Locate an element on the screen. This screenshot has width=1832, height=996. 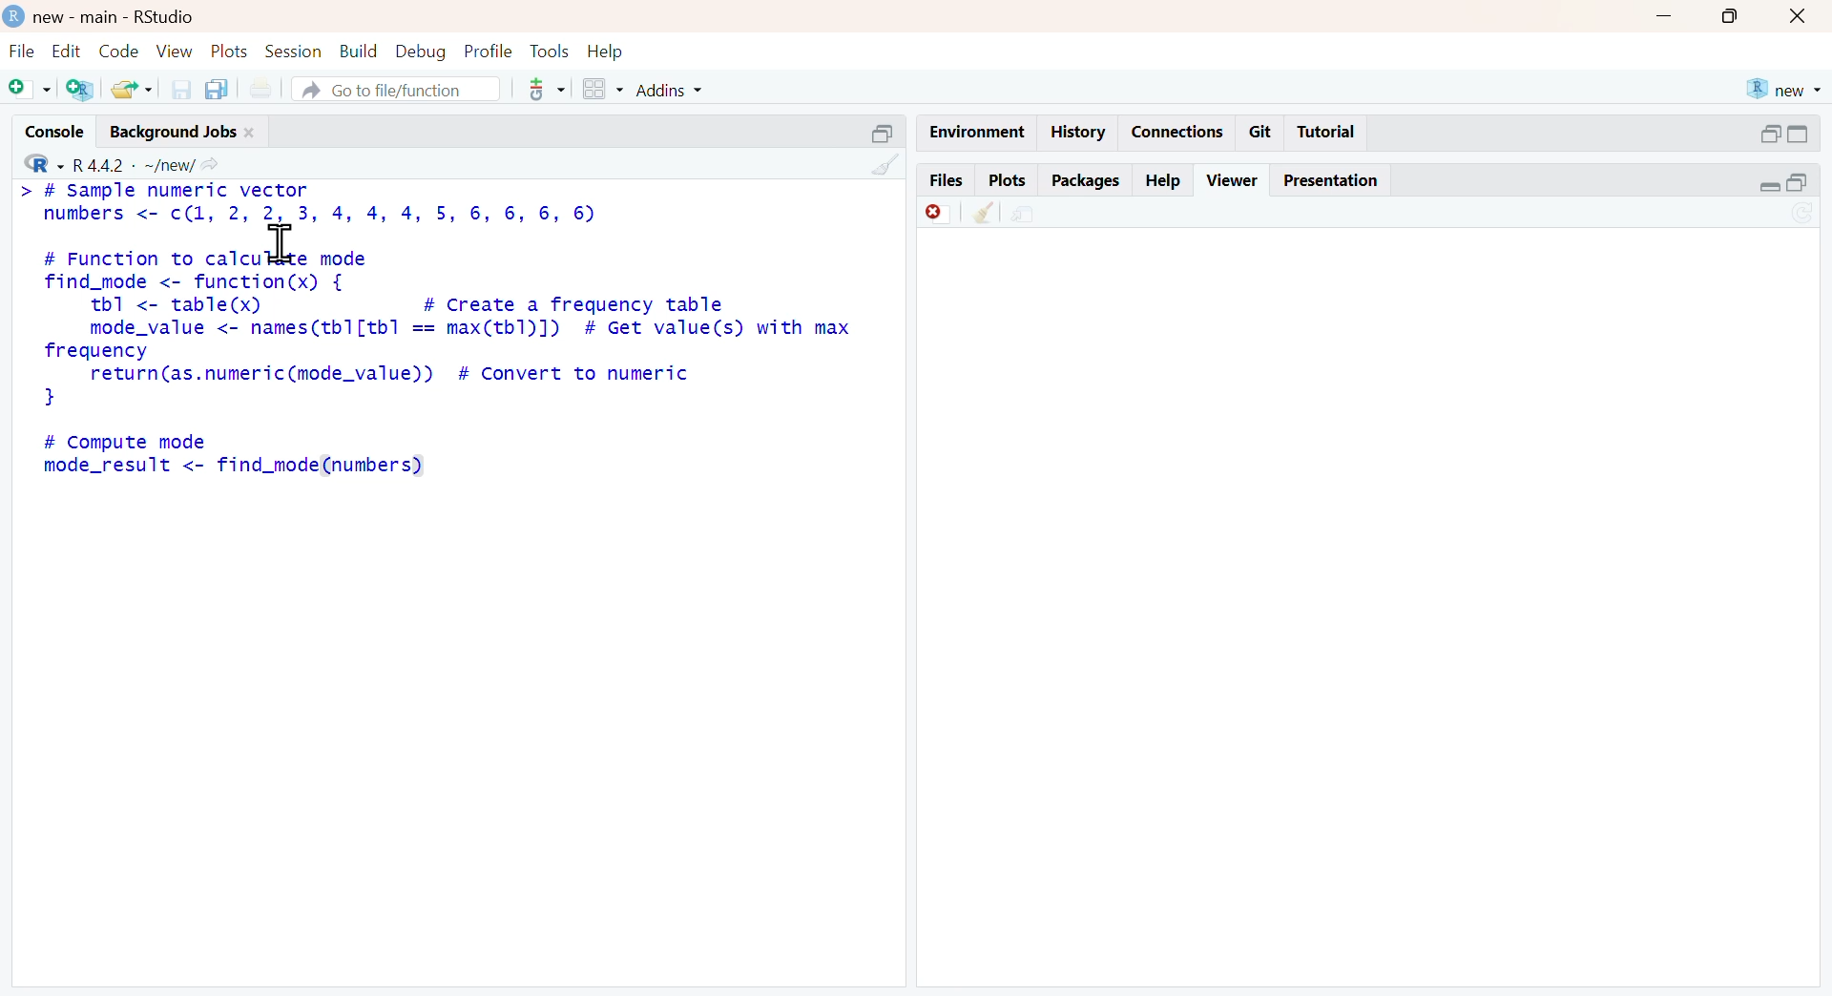
clean is located at coordinates (988, 212).